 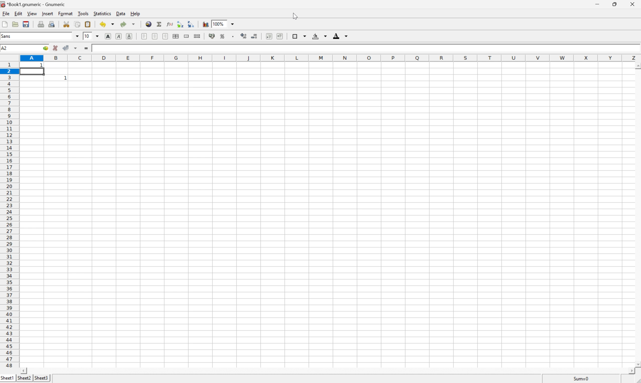 What do you see at coordinates (299, 36) in the screenshot?
I see `borders` at bounding box center [299, 36].